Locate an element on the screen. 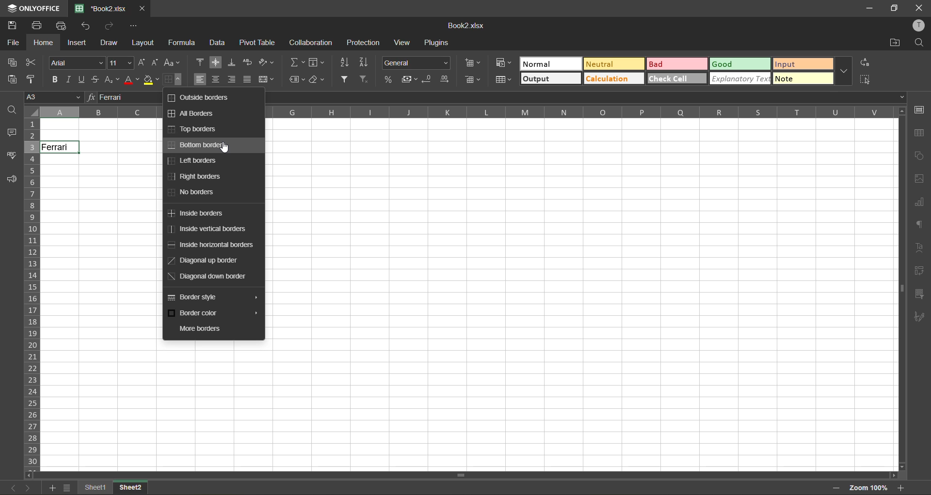 The image size is (931, 495). view is located at coordinates (404, 43).